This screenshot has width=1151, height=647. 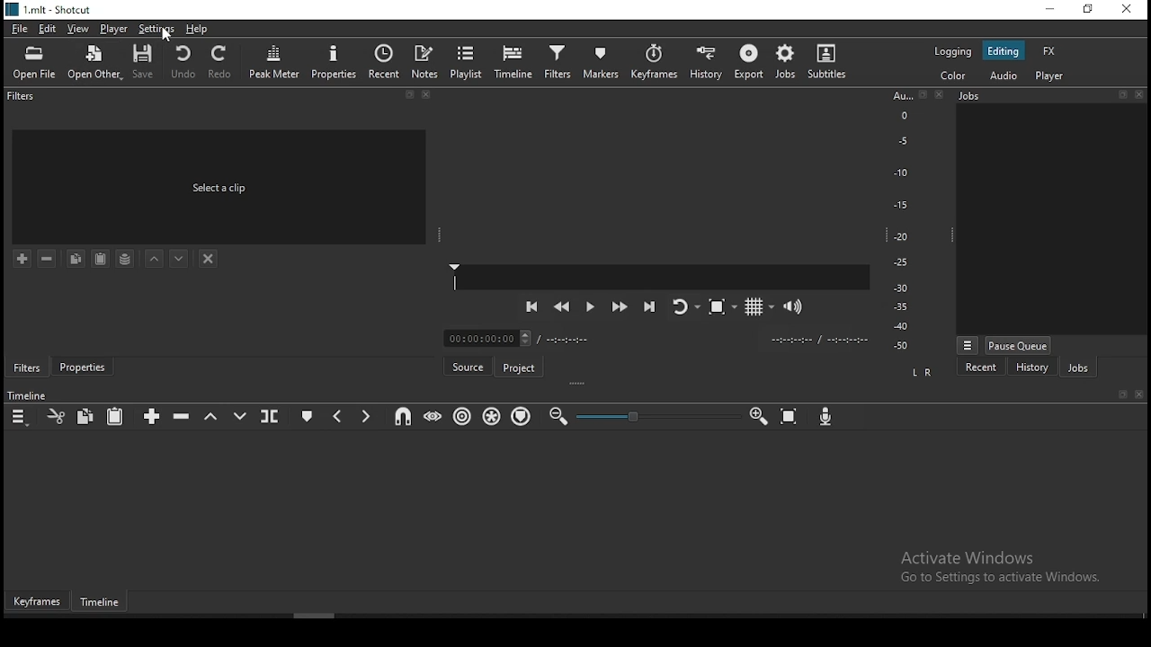 What do you see at coordinates (521, 365) in the screenshot?
I see `project` at bounding box center [521, 365].